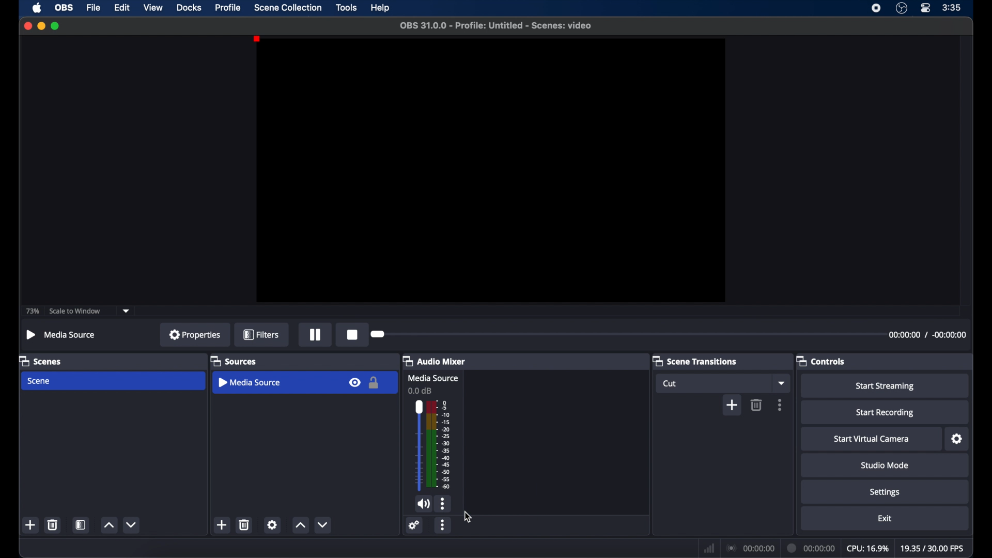 The image size is (992, 558). Describe the element at coordinates (876, 8) in the screenshot. I see `screen recording` at that location.